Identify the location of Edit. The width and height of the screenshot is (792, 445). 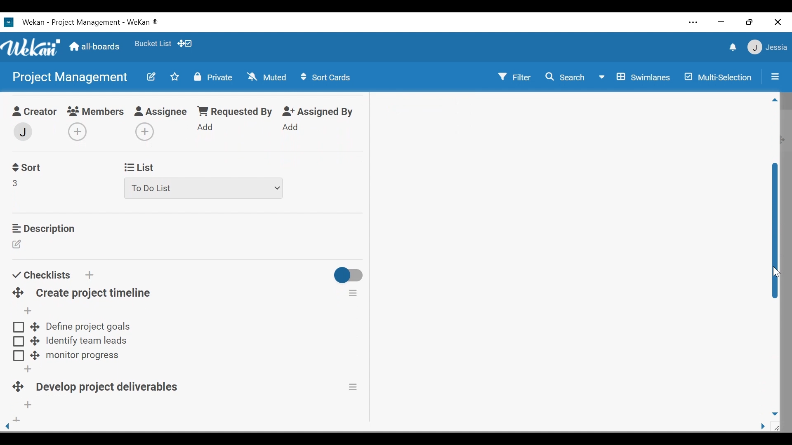
(152, 77).